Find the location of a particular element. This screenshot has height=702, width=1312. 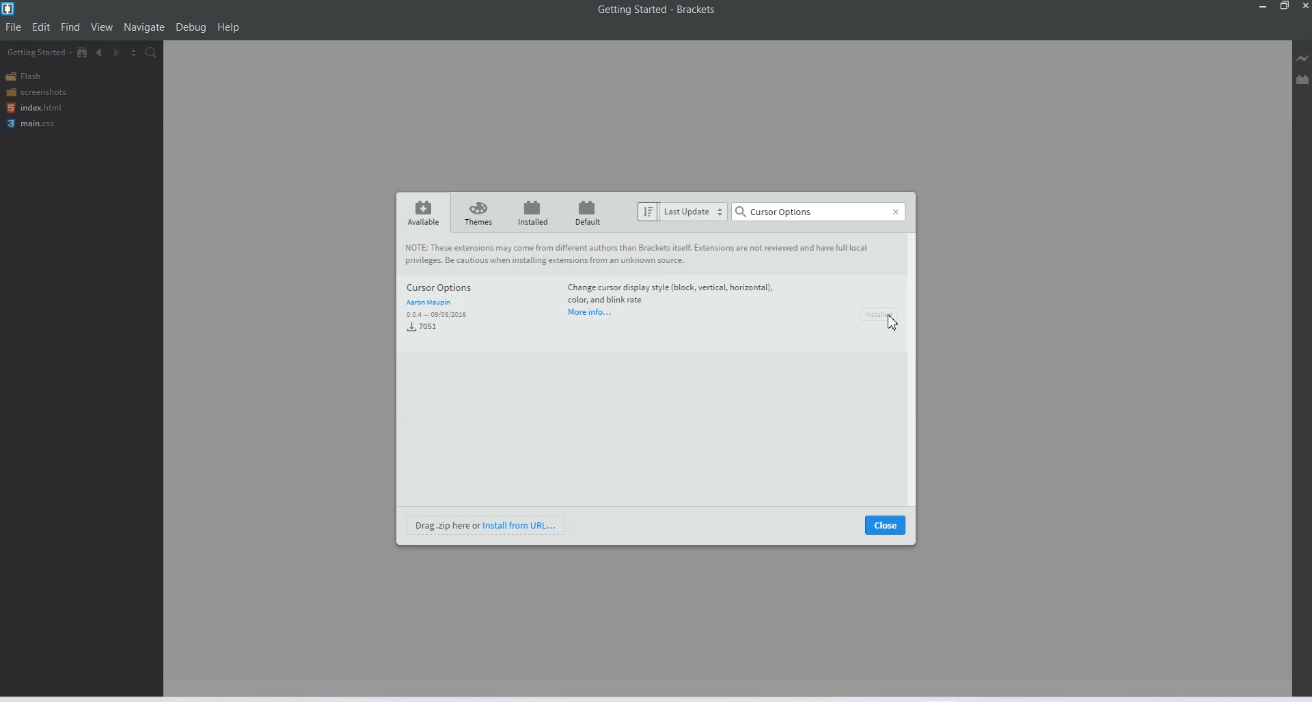

Help is located at coordinates (228, 27).